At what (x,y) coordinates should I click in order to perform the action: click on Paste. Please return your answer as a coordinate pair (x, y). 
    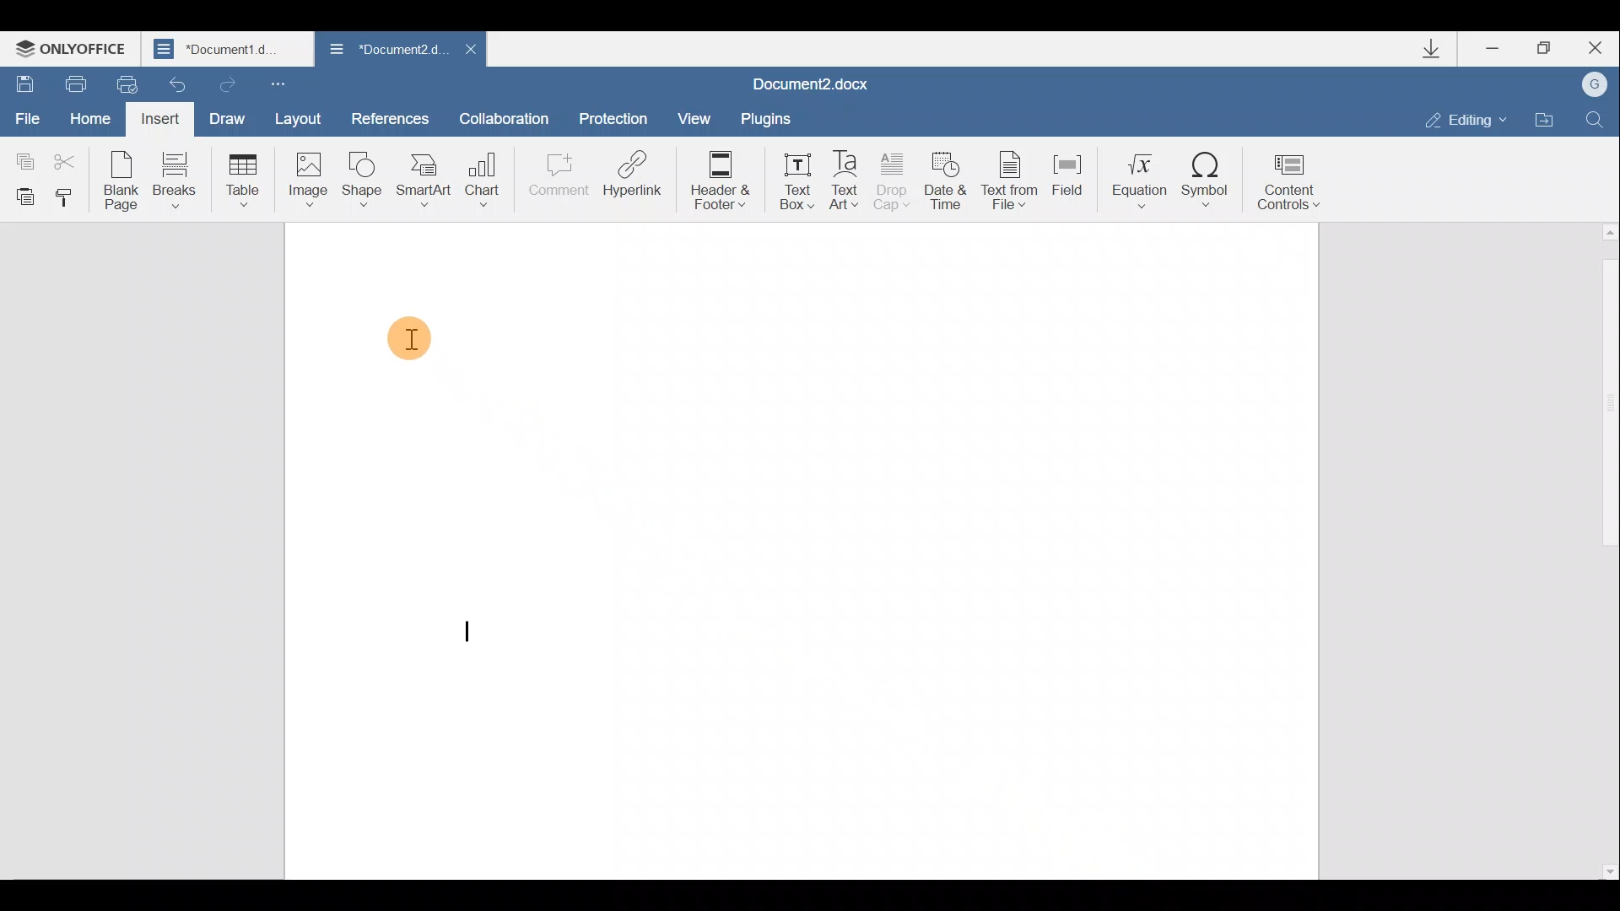
    Looking at the image, I should click on (22, 196).